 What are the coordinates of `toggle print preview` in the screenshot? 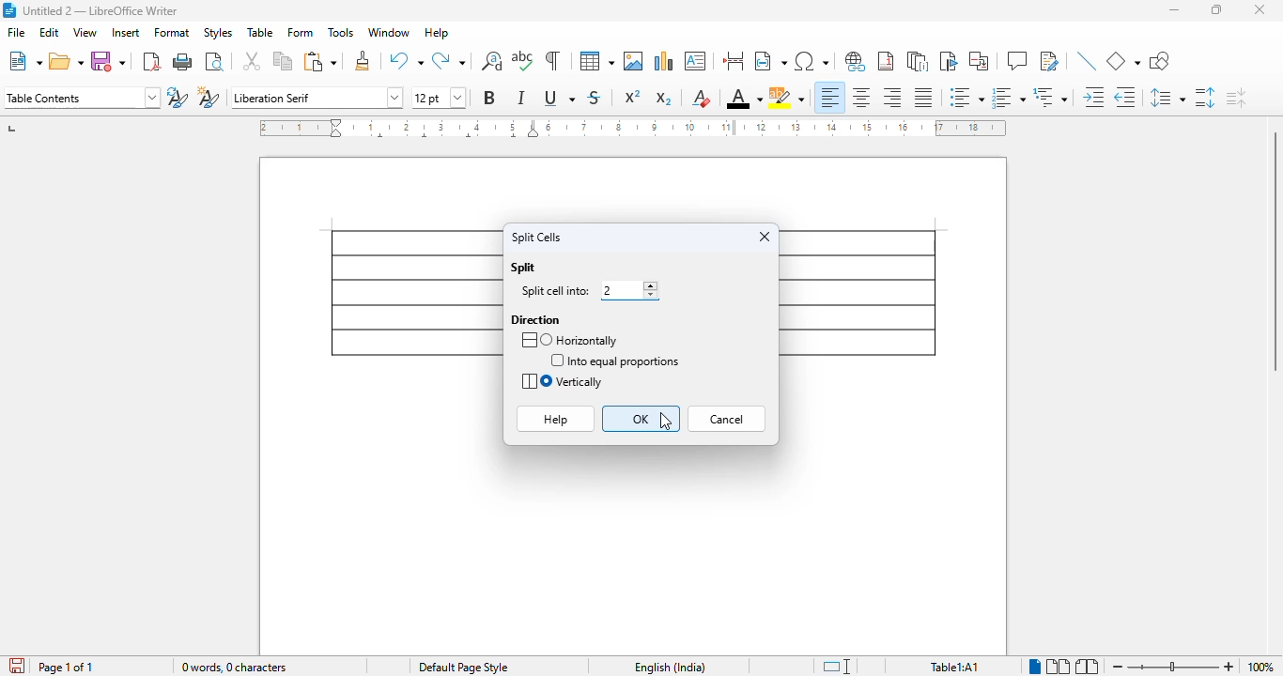 It's located at (213, 62).